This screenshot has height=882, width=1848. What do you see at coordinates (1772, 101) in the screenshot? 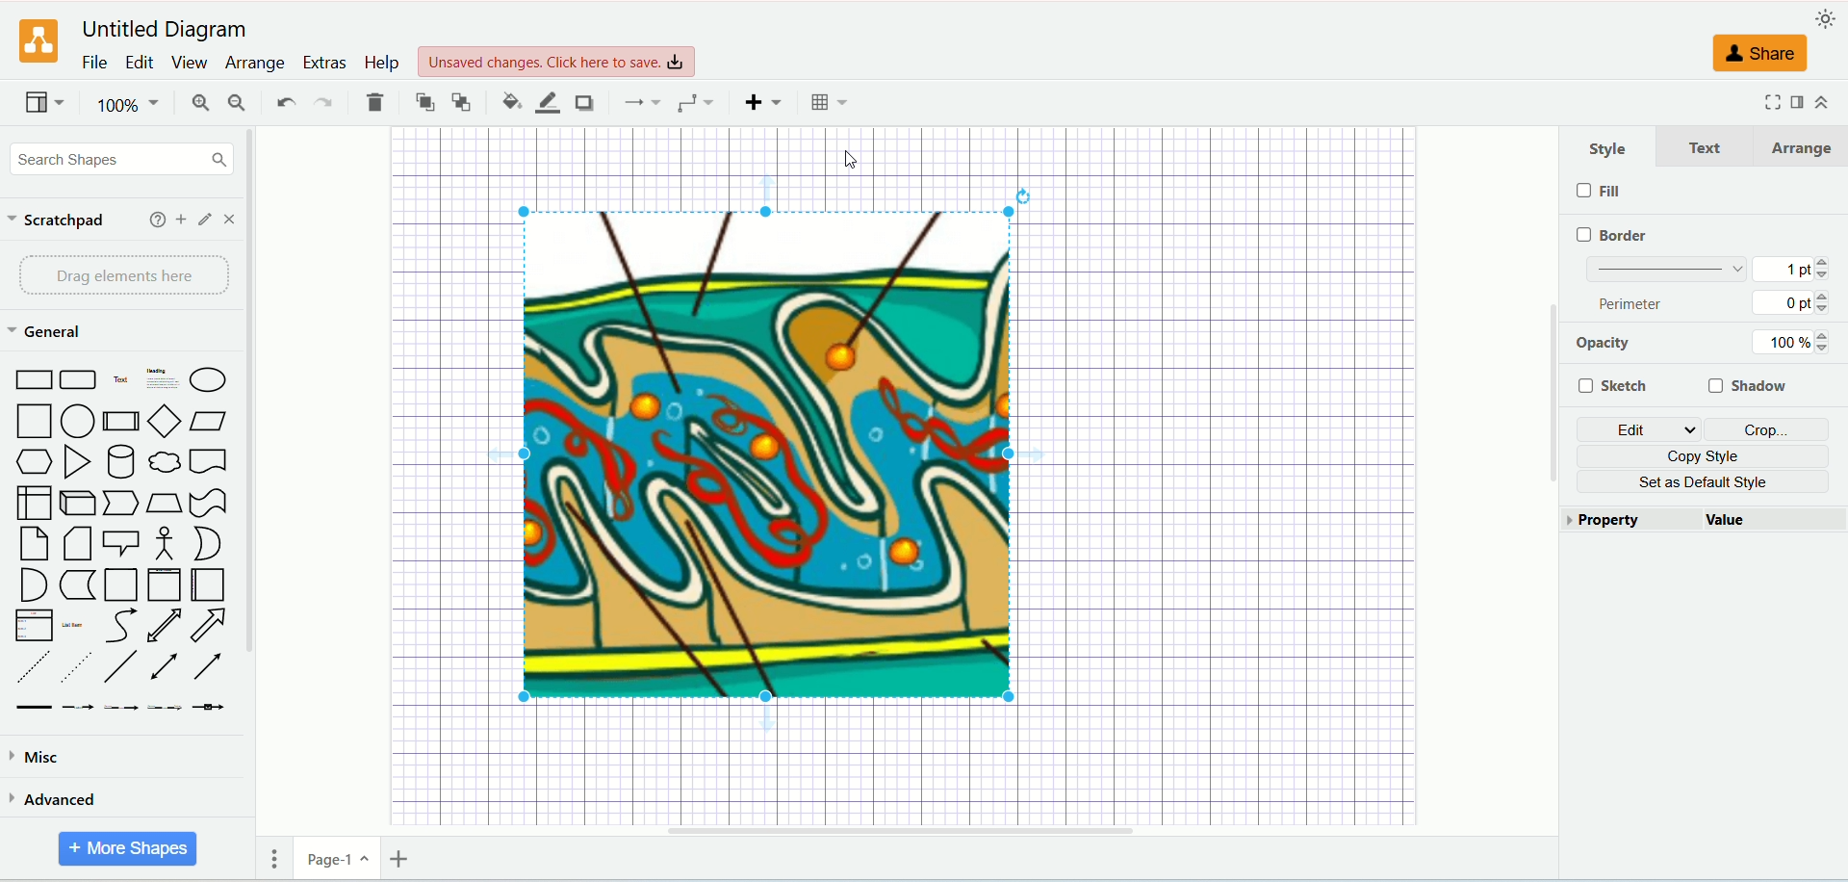
I see `fullscreen` at bounding box center [1772, 101].